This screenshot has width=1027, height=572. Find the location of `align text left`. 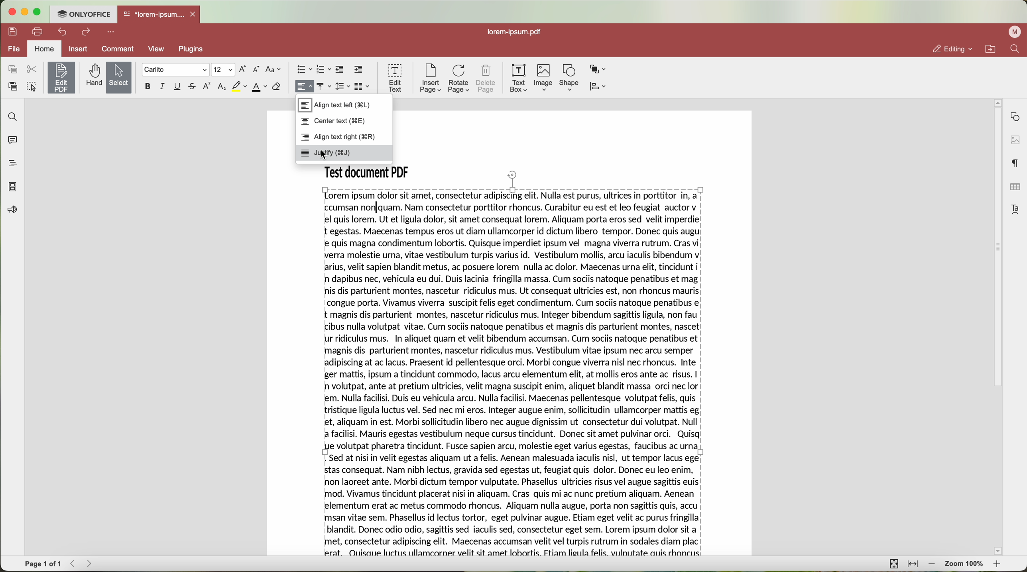

align text left is located at coordinates (334, 105).